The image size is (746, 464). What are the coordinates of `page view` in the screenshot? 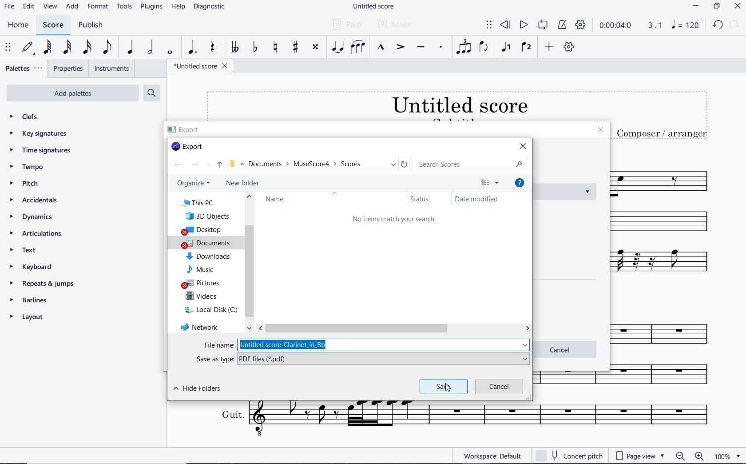 It's located at (639, 455).